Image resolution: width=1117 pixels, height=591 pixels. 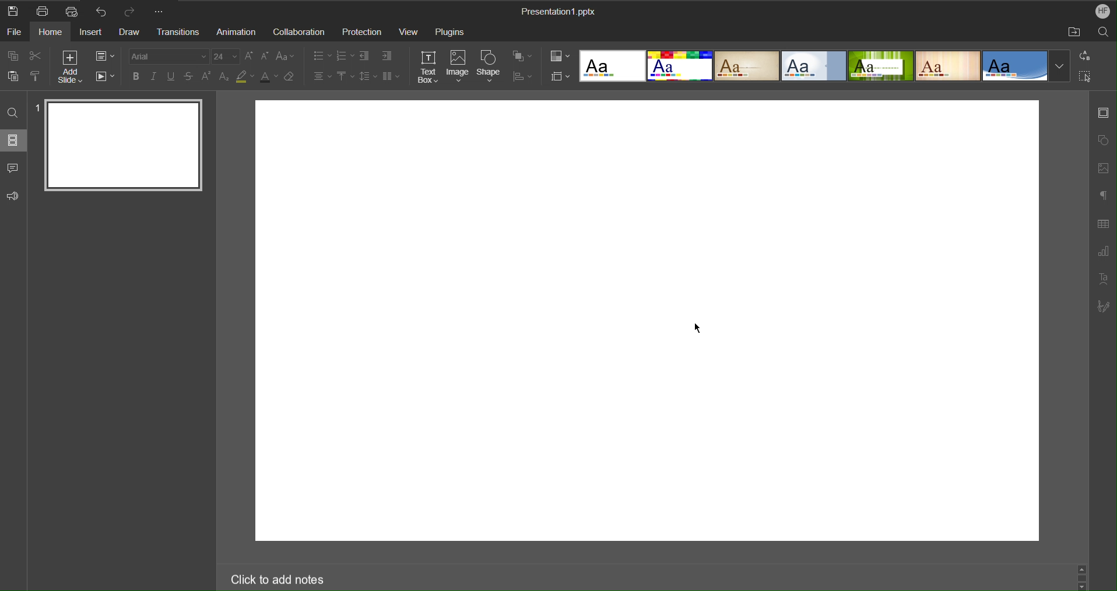 What do you see at coordinates (34, 56) in the screenshot?
I see `Cut` at bounding box center [34, 56].